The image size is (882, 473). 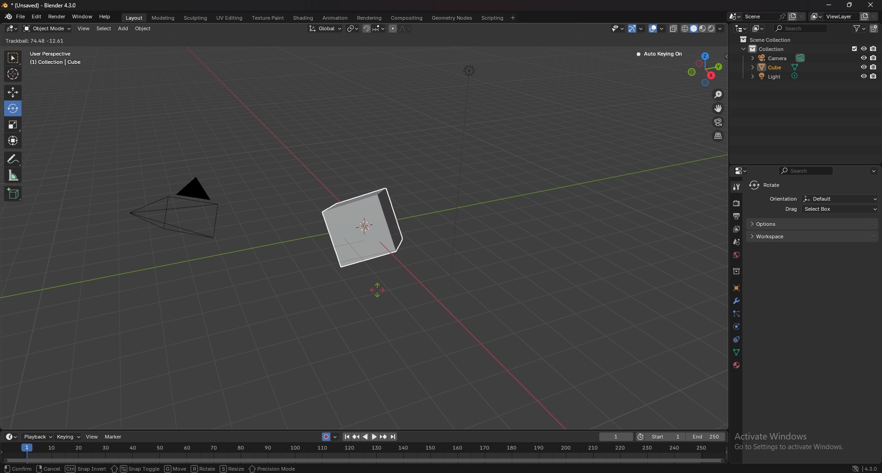 I want to click on editor type, so click(x=743, y=170).